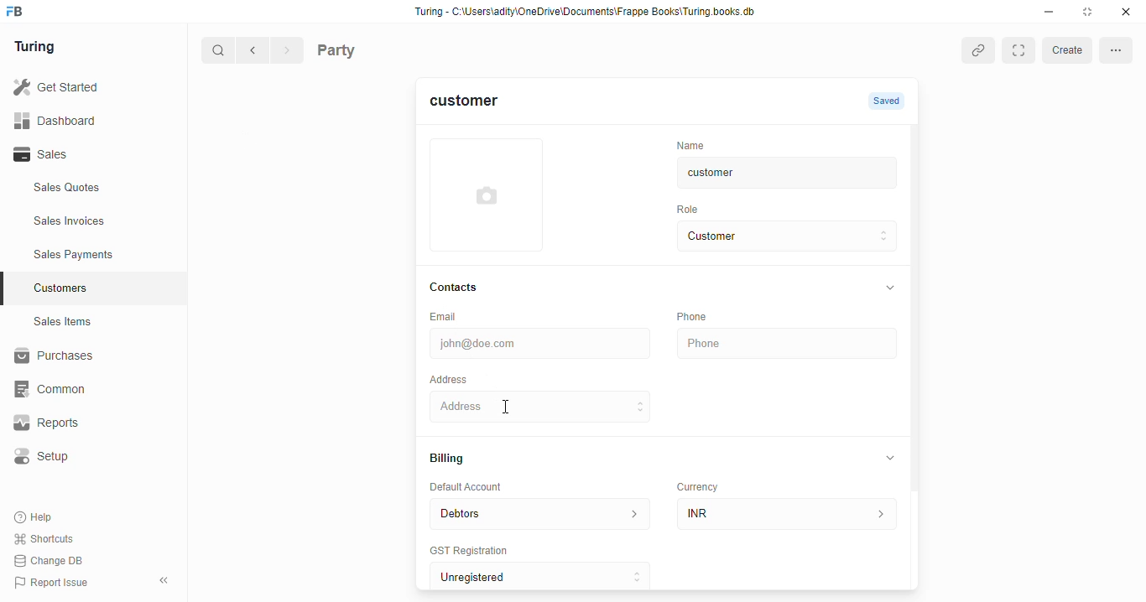 This screenshot has width=1146, height=602. What do you see at coordinates (768, 236) in the screenshot?
I see `Customer` at bounding box center [768, 236].